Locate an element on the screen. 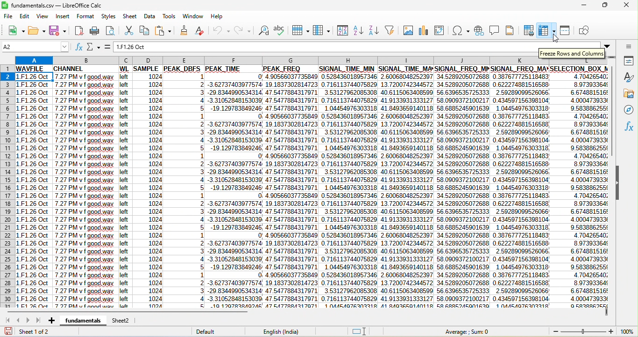 The width and height of the screenshot is (638, 337). clone formatting is located at coordinates (184, 30).